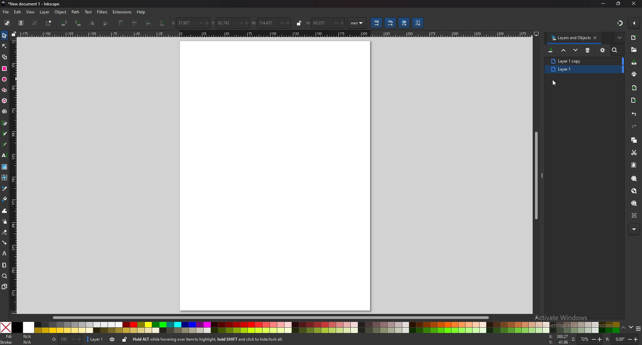 This screenshot has height=345, width=642. What do you see at coordinates (634, 88) in the screenshot?
I see `import` at bounding box center [634, 88].